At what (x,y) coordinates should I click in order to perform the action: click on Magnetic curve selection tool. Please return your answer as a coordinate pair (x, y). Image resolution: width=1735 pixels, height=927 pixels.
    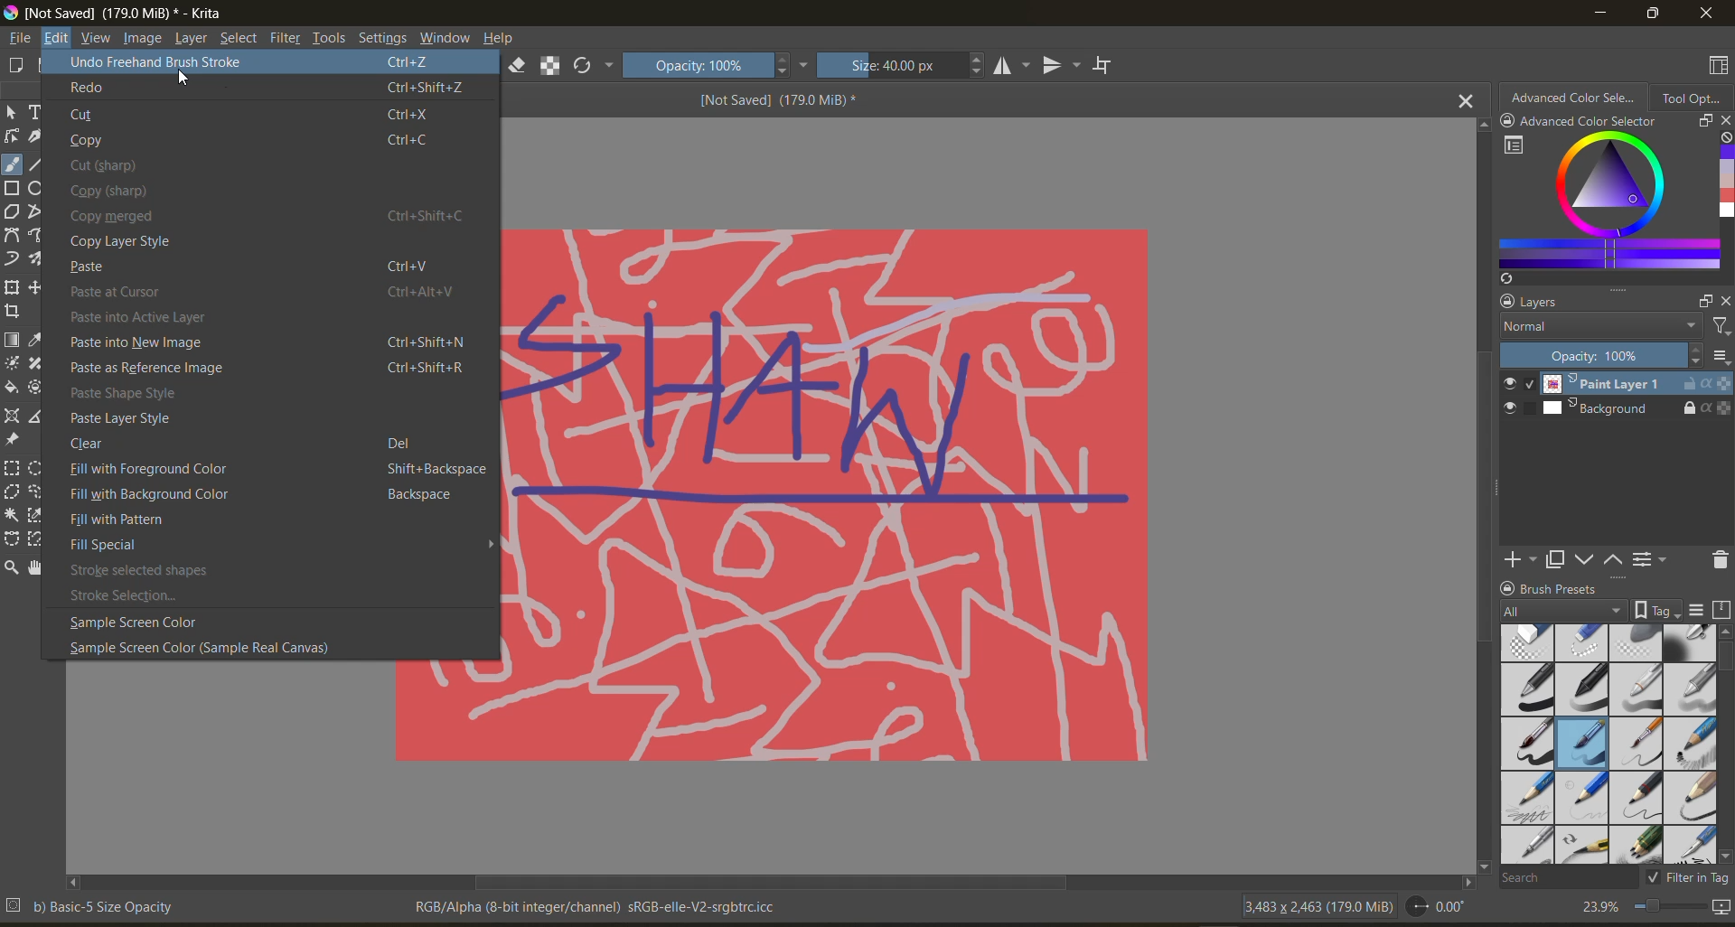
    Looking at the image, I should click on (41, 538).